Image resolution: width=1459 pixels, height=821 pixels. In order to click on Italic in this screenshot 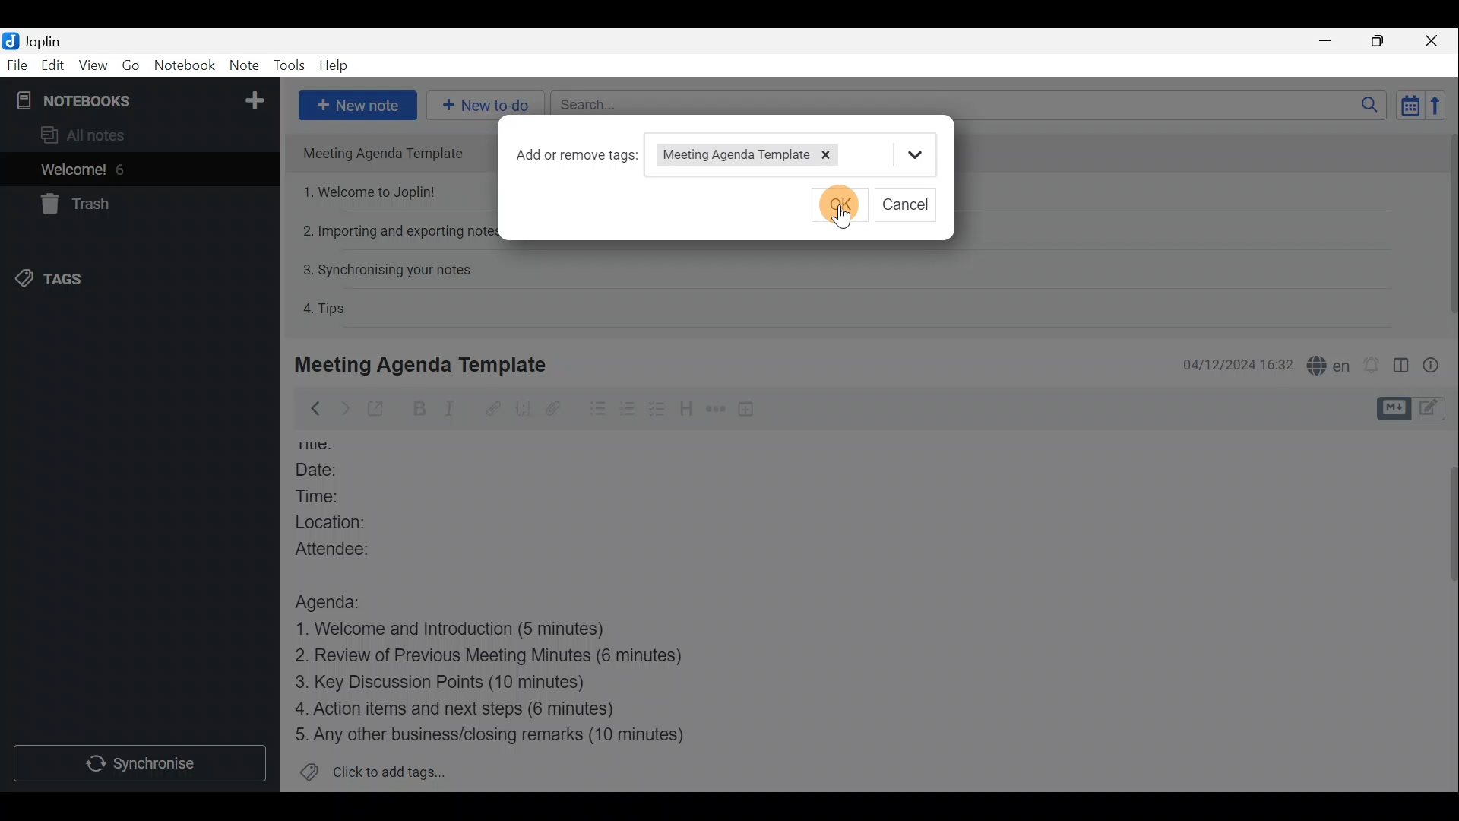, I will do `click(460, 410)`.